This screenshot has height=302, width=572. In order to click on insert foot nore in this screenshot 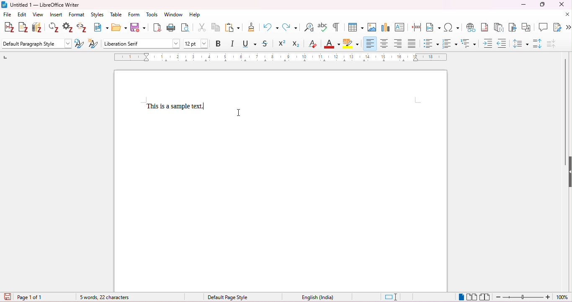, I will do `click(485, 27)`.